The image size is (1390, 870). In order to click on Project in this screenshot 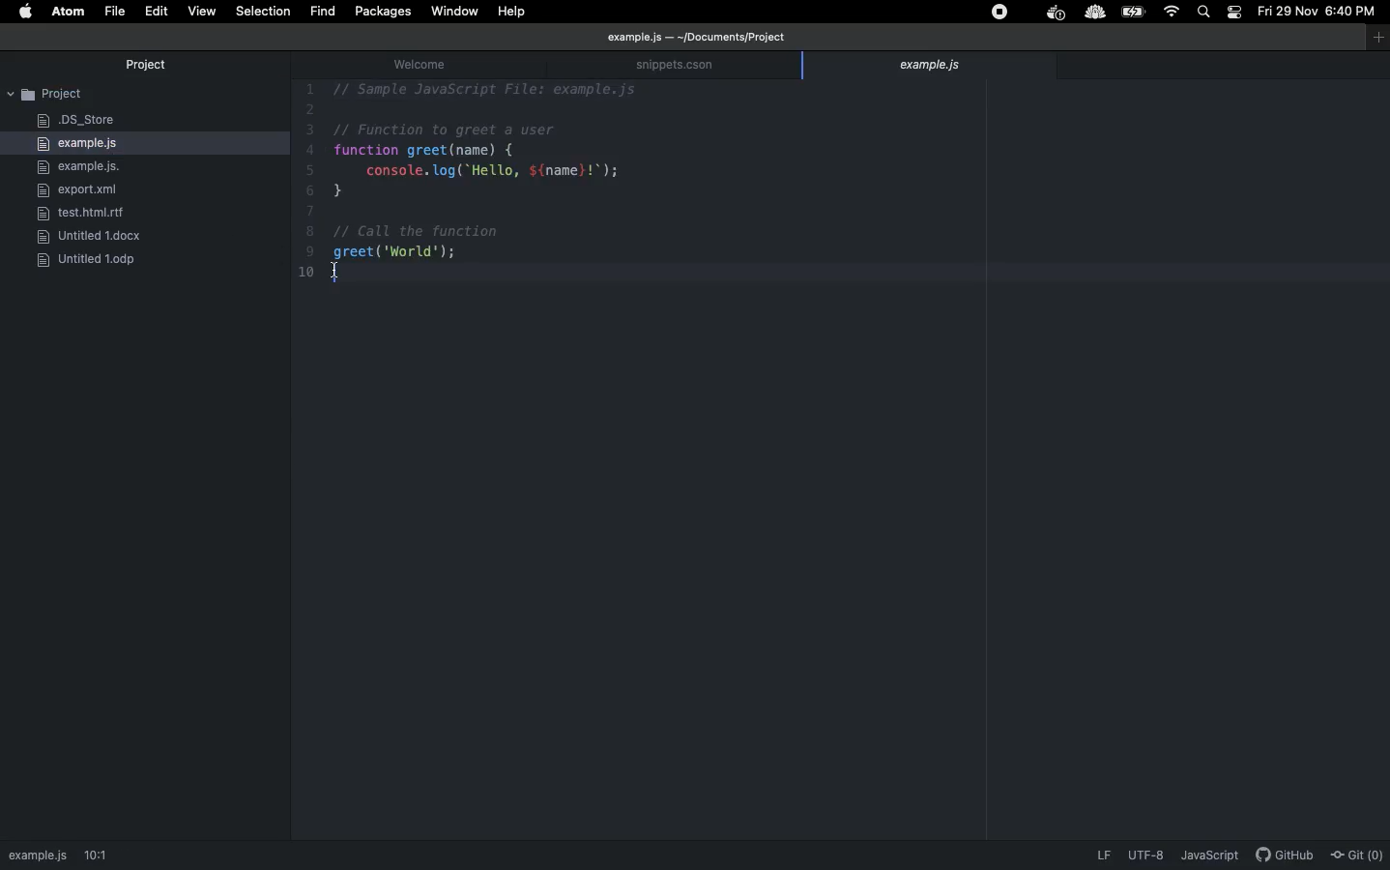, I will do `click(146, 65)`.